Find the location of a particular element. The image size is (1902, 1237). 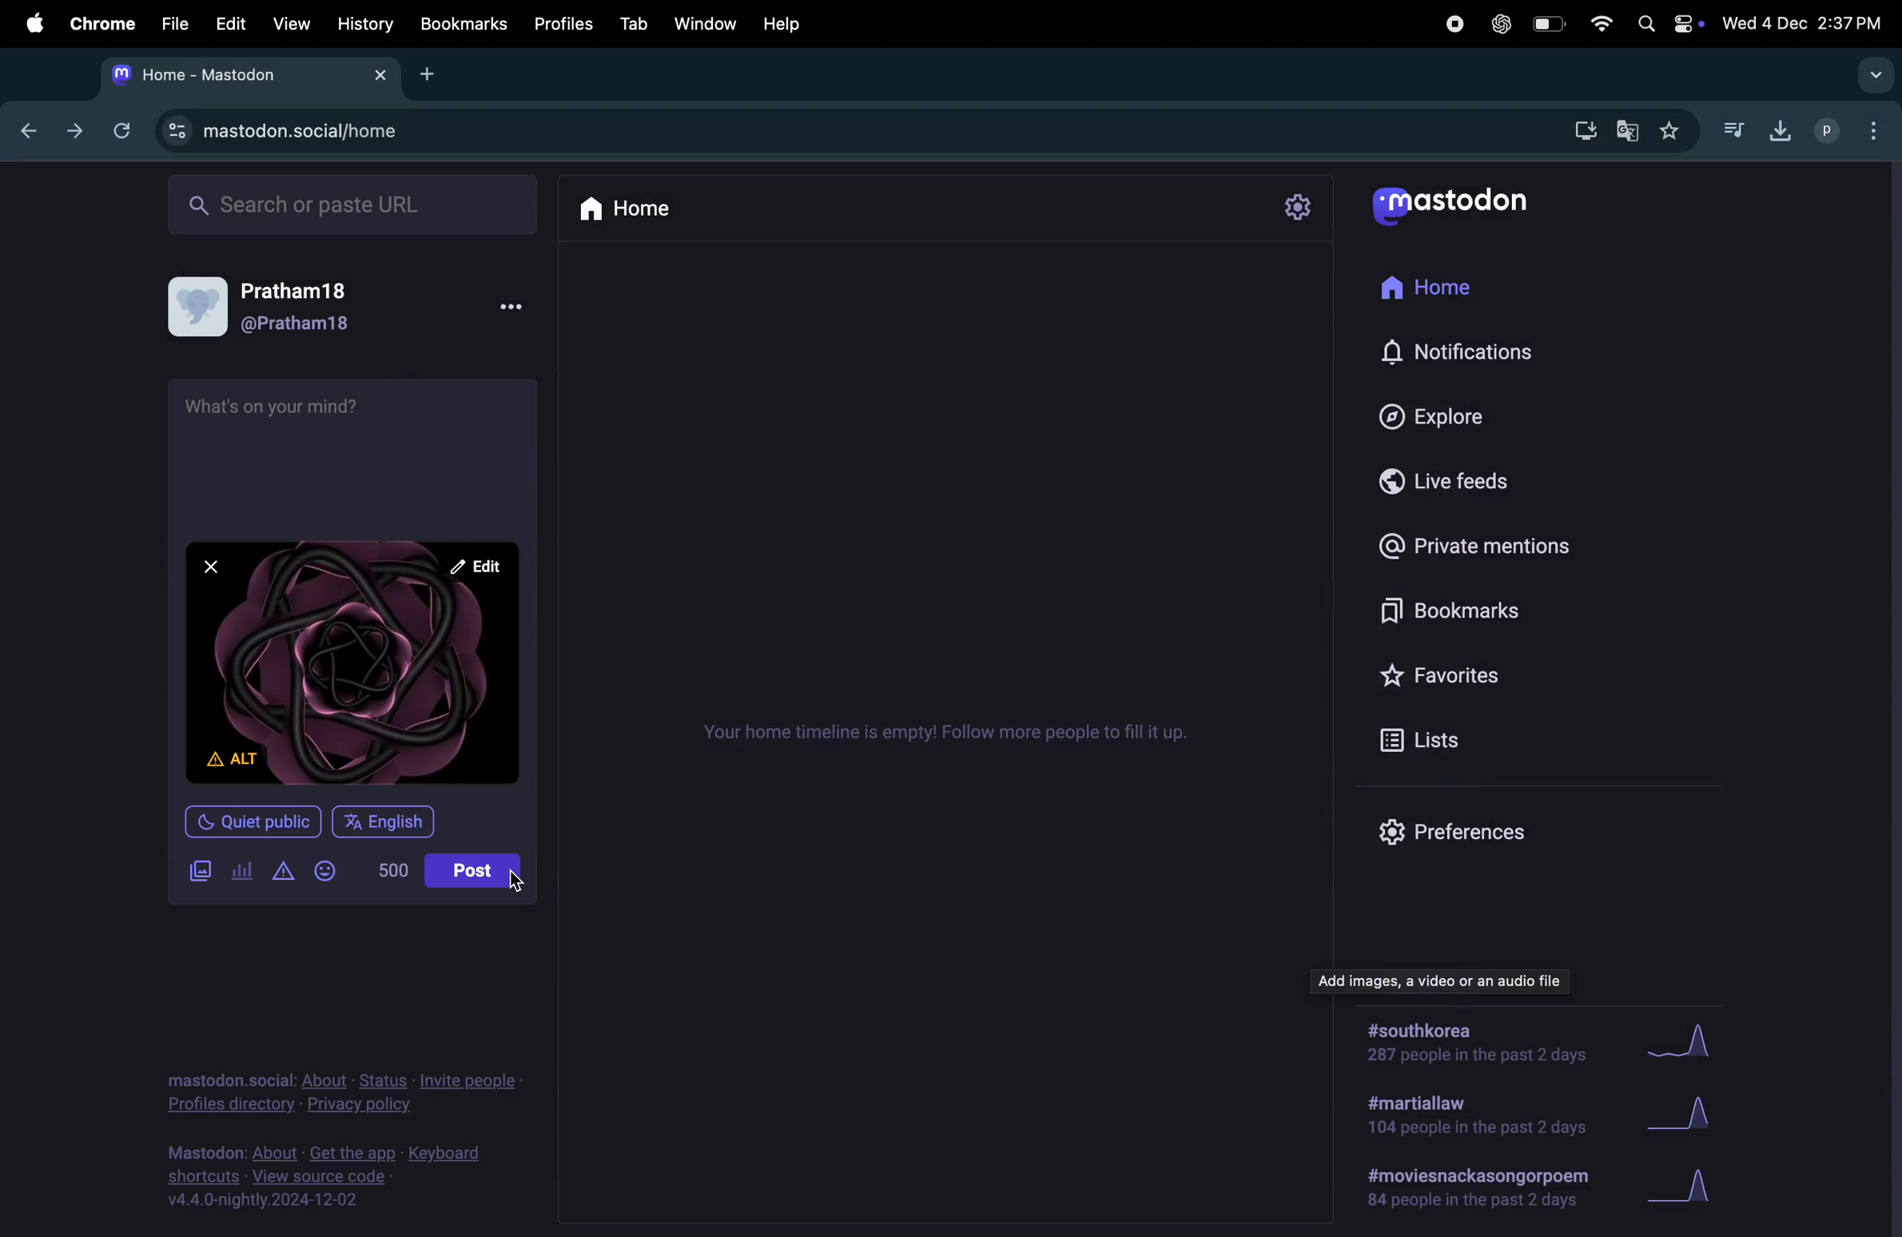

prefrences is located at coordinates (1458, 830).